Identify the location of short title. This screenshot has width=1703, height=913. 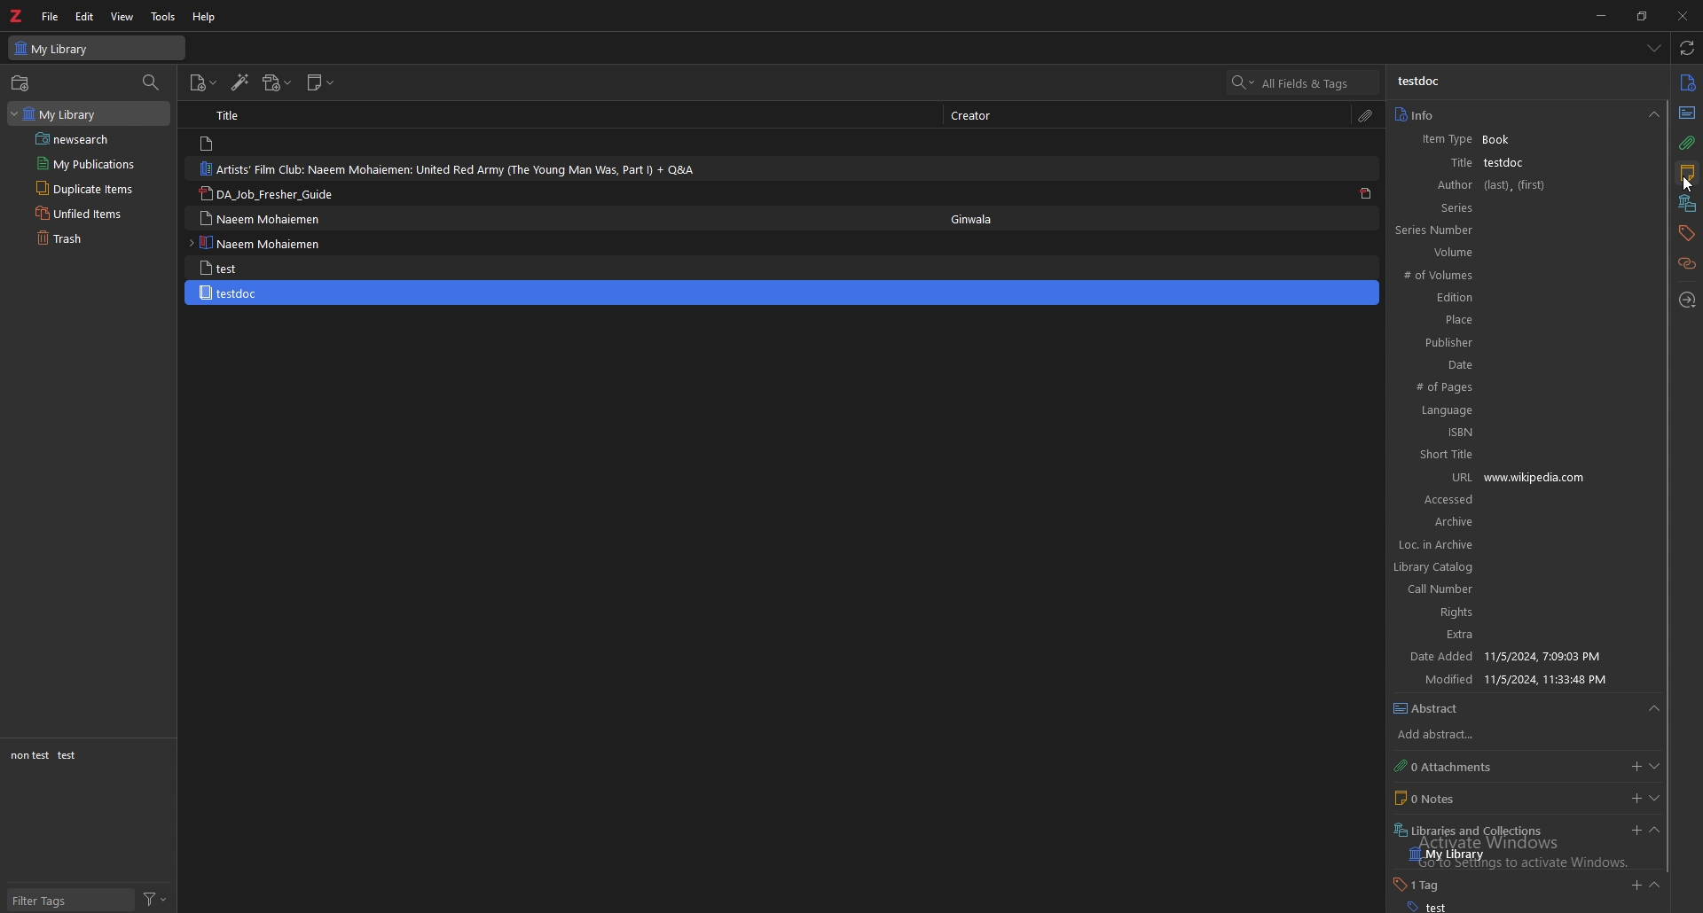
(1513, 454).